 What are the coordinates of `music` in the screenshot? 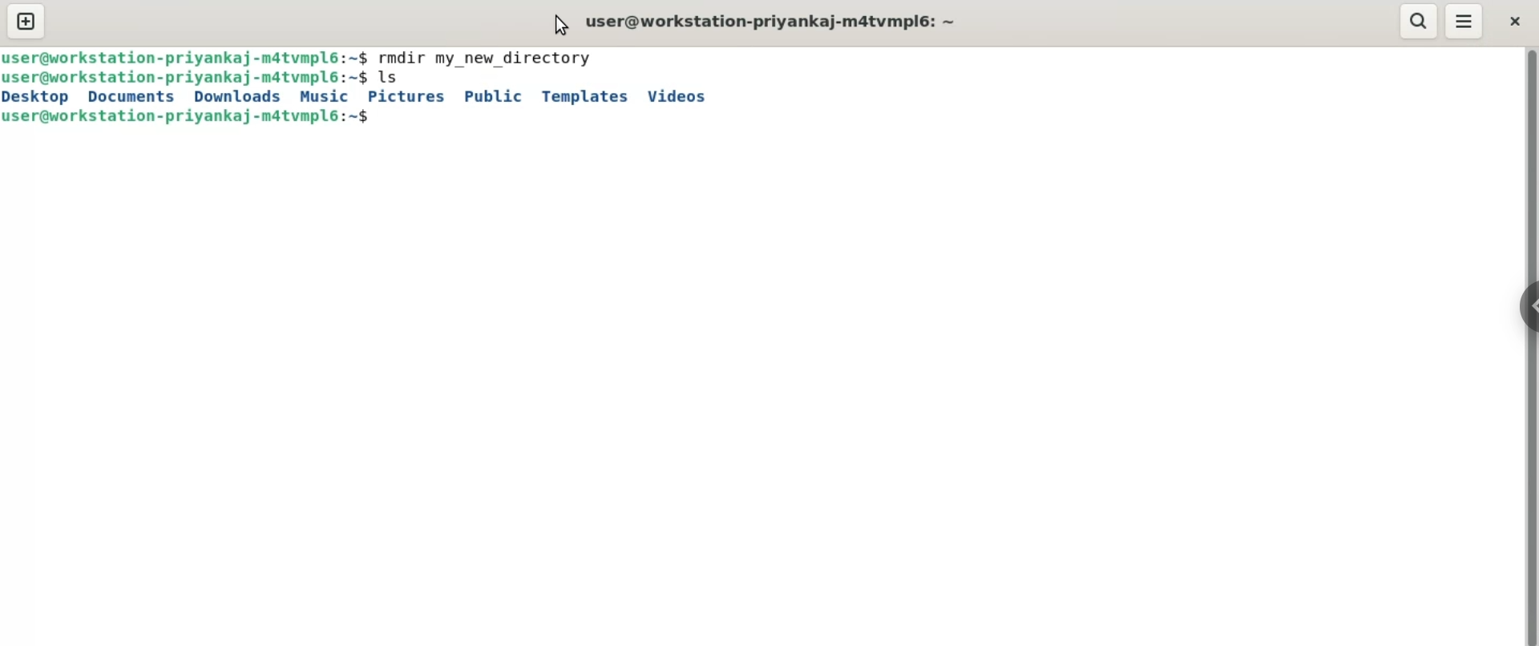 It's located at (322, 95).